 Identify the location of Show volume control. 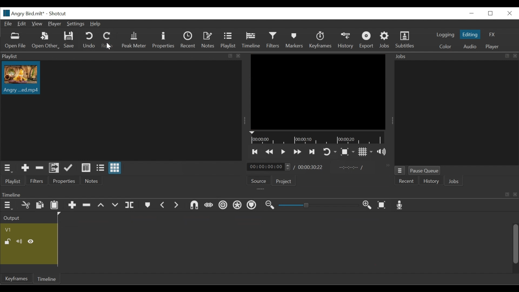
(381, 152).